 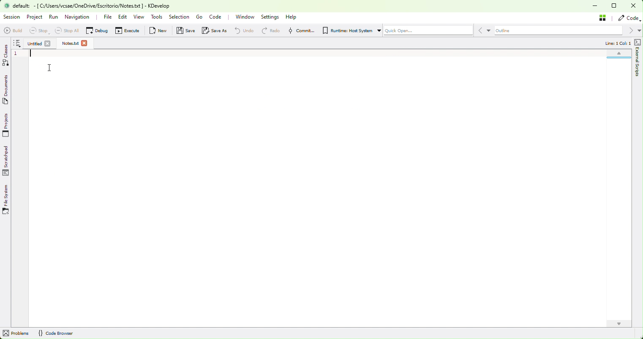 What do you see at coordinates (31, 54) in the screenshot?
I see `blinking cursor` at bounding box center [31, 54].